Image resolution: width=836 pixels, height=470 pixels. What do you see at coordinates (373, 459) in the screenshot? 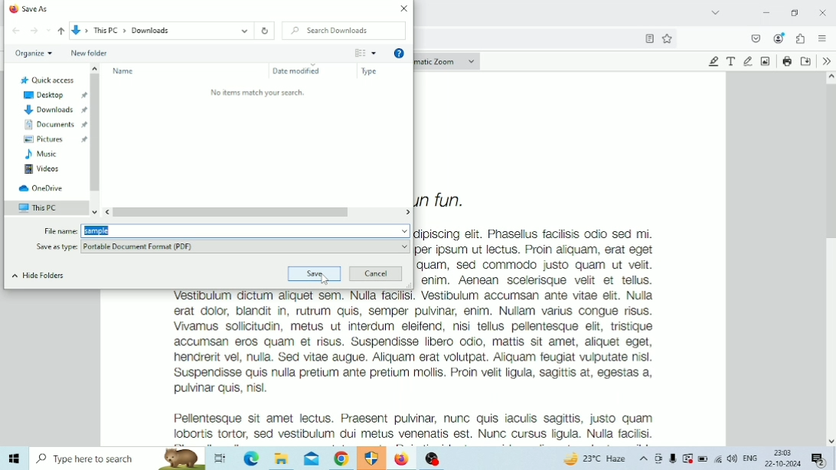
I see `Windows Defender` at bounding box center [373, 459].